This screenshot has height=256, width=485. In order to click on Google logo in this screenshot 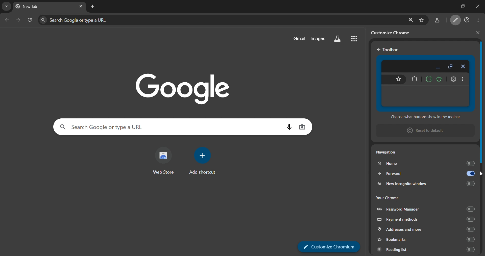, I will do `click(182, 87)`.